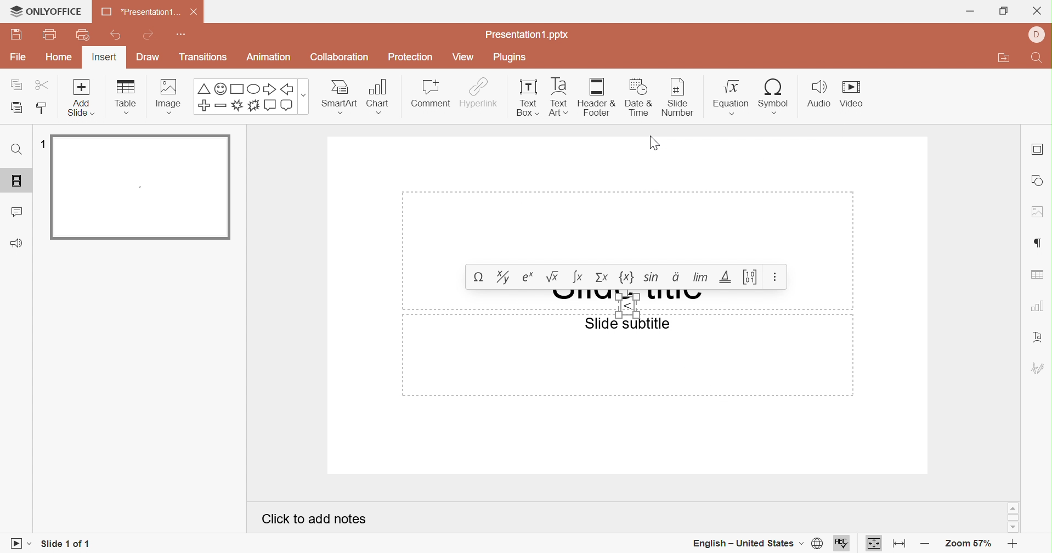 Image resolution: width=1052 pixels, height=553 pixels. I want to click on image settings, so click(1037, 211).